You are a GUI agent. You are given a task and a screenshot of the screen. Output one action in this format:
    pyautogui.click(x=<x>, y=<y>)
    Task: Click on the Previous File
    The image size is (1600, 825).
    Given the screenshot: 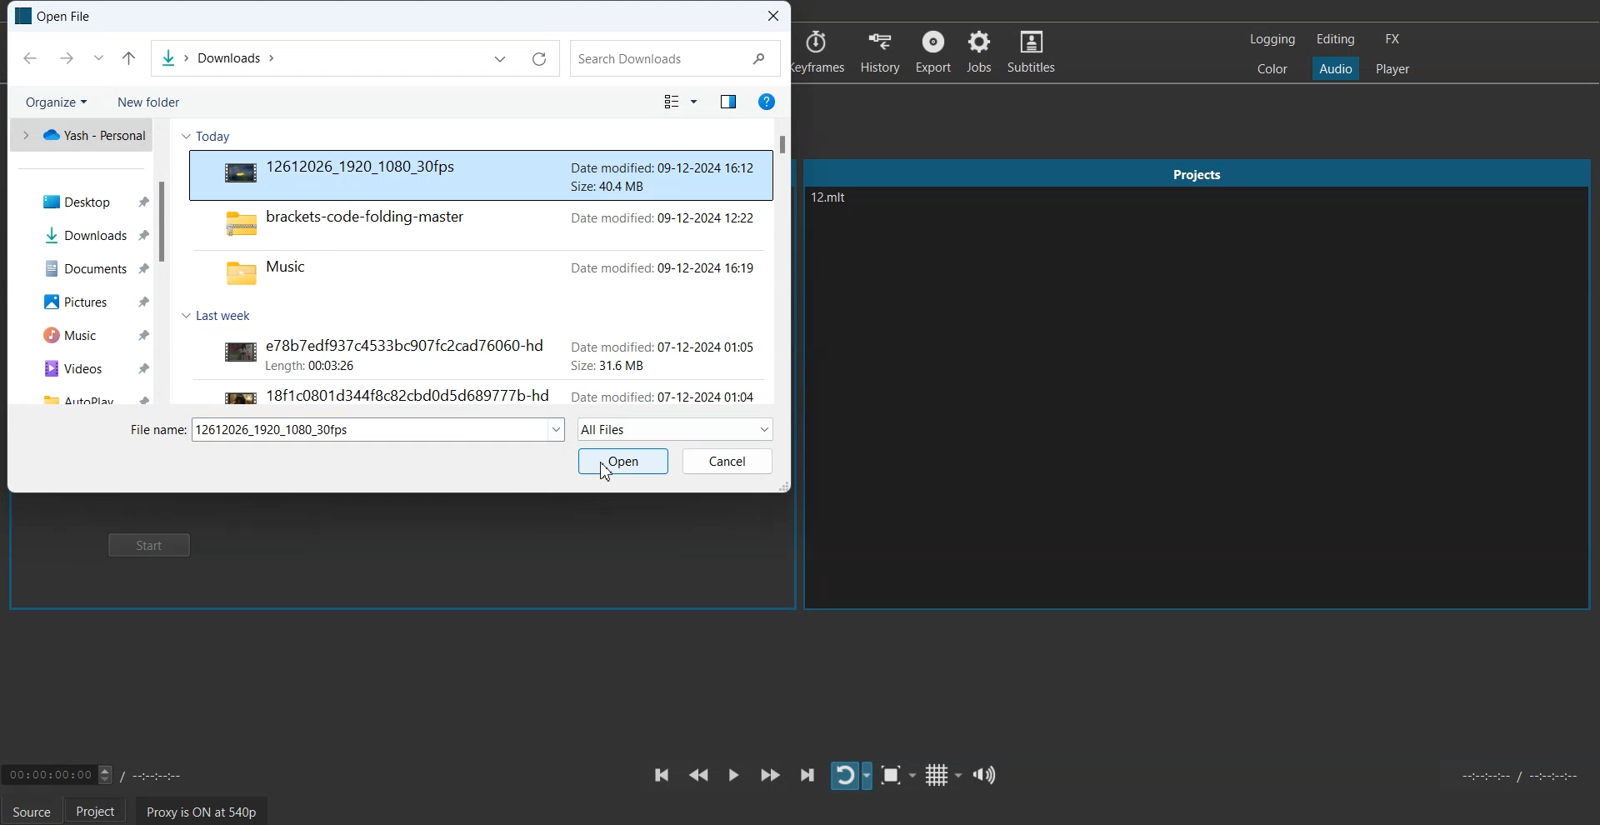 What is the action you would take?
    pyautogui.click(x=500, y=59)
    